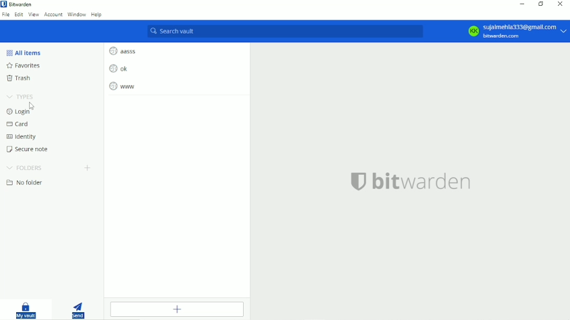 The height and width of the screenshot is (320, 570). Describe the element at coordinates (561, 5) in the screenshot. I see `Close` at that location.